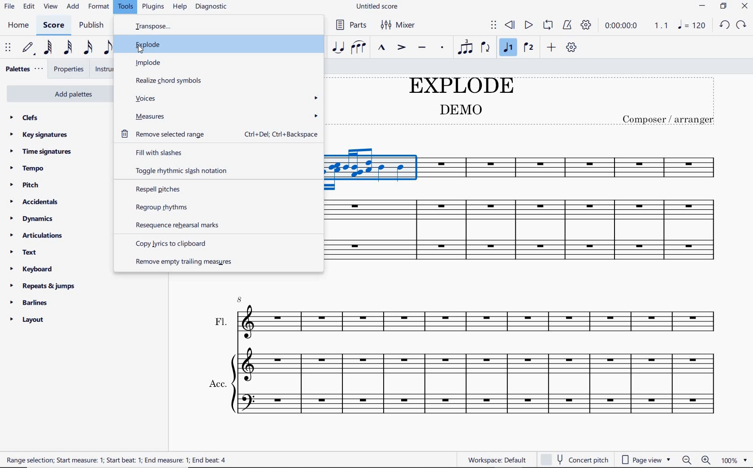 The height and width of the screenshot is (468, 753). Describe the element at coordinates (511, 25) in the screenshot. I see `rewind` at that location.